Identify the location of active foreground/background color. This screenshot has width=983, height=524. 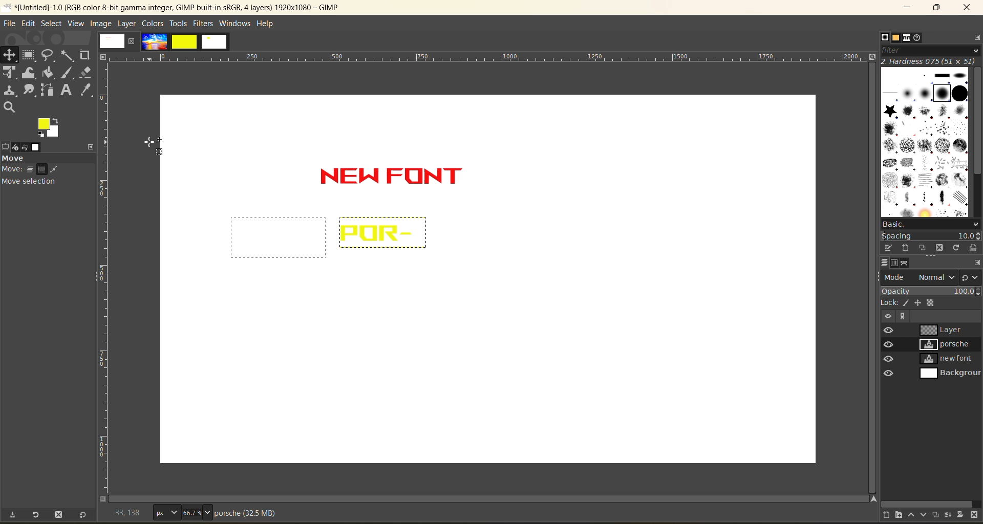
(49, 127).